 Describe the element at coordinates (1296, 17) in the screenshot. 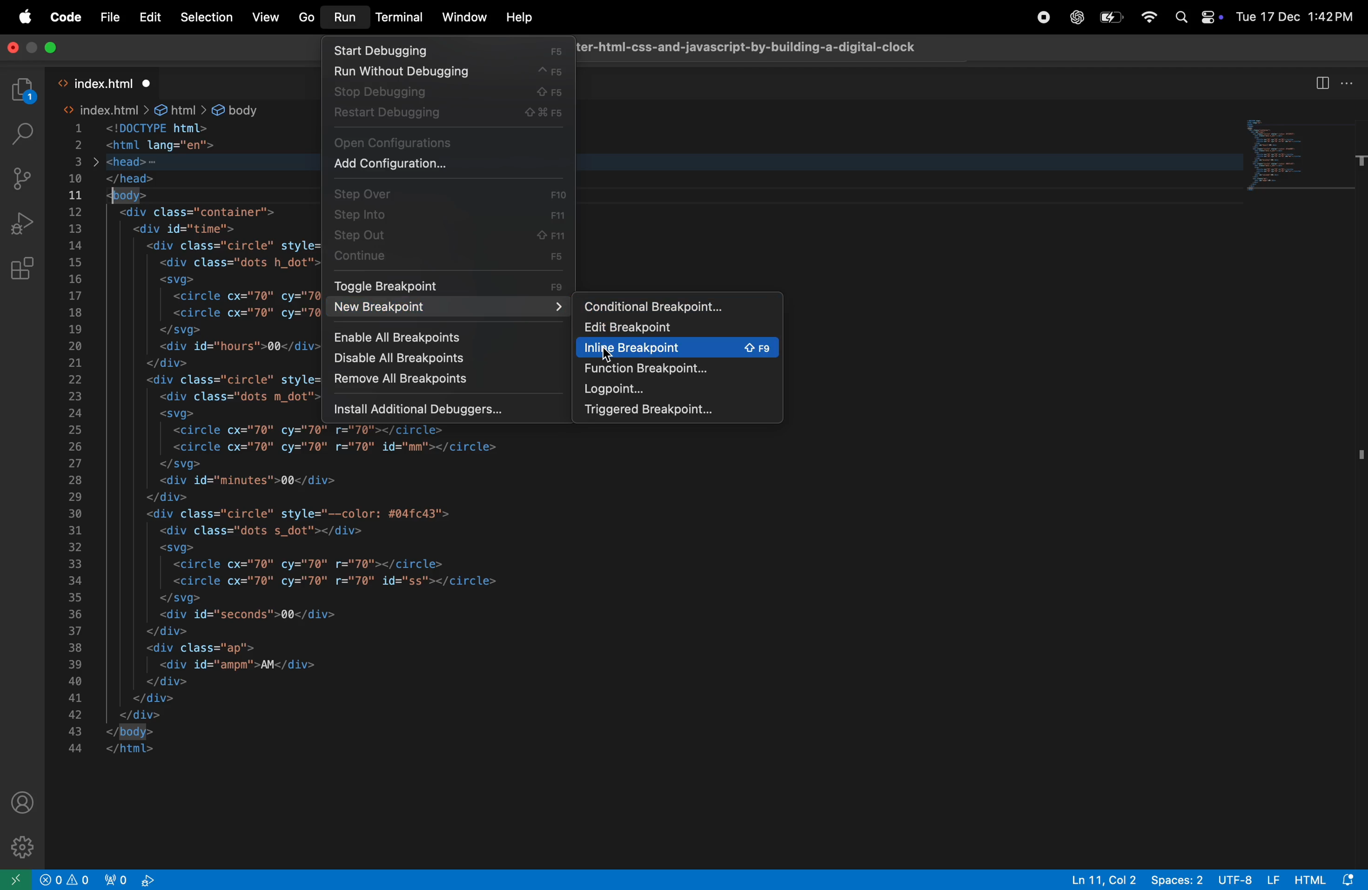

I see `Tue 17 Dec 1:42 PM` at that location.